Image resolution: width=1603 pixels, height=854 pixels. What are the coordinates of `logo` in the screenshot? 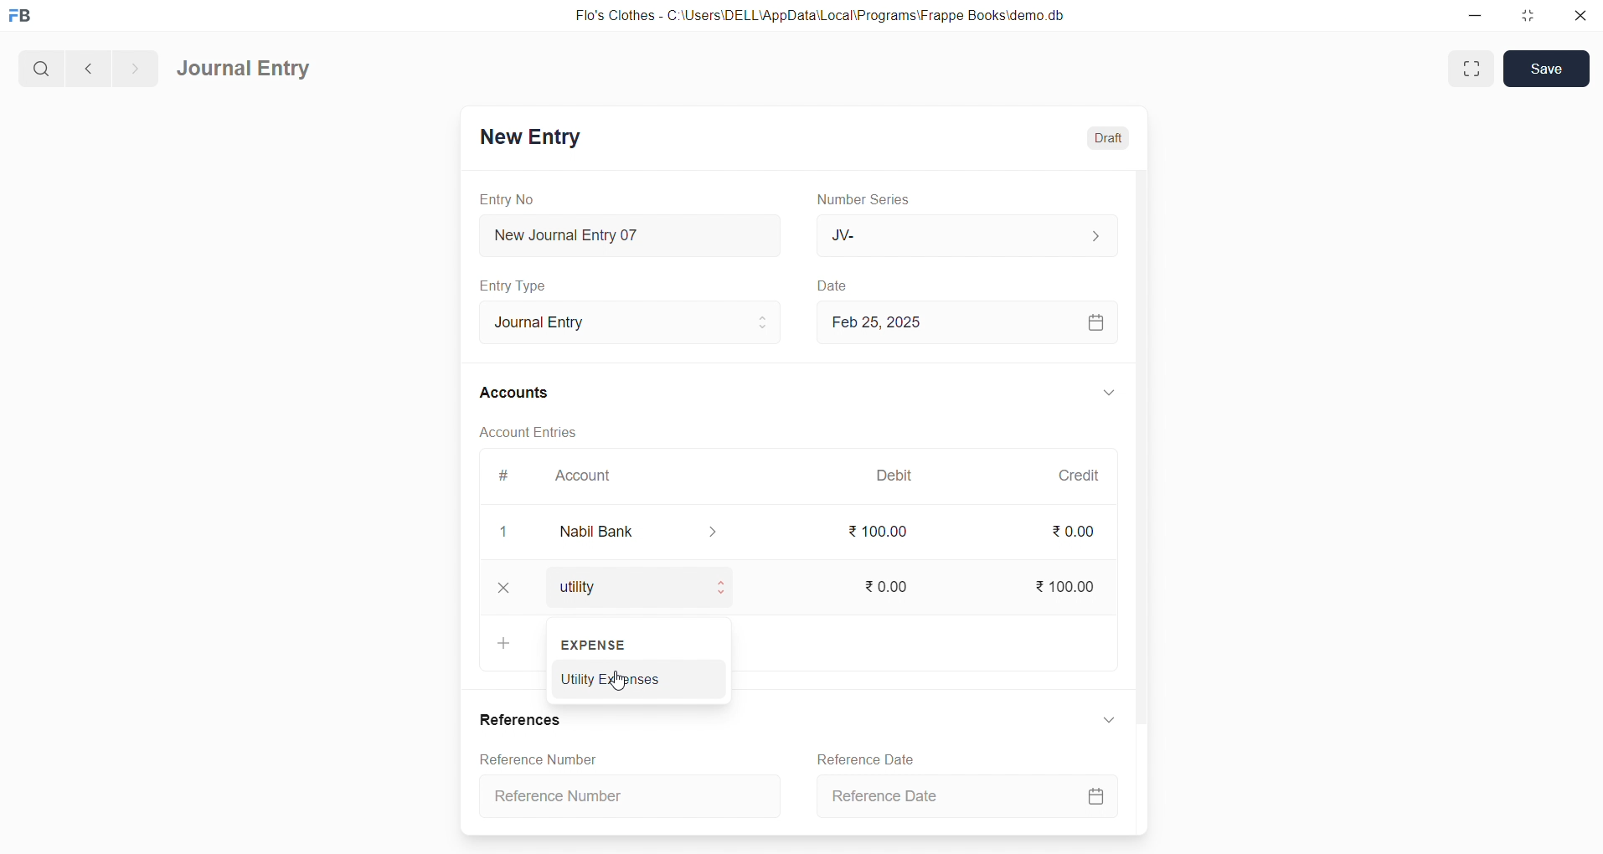 It's located at (24, 17).